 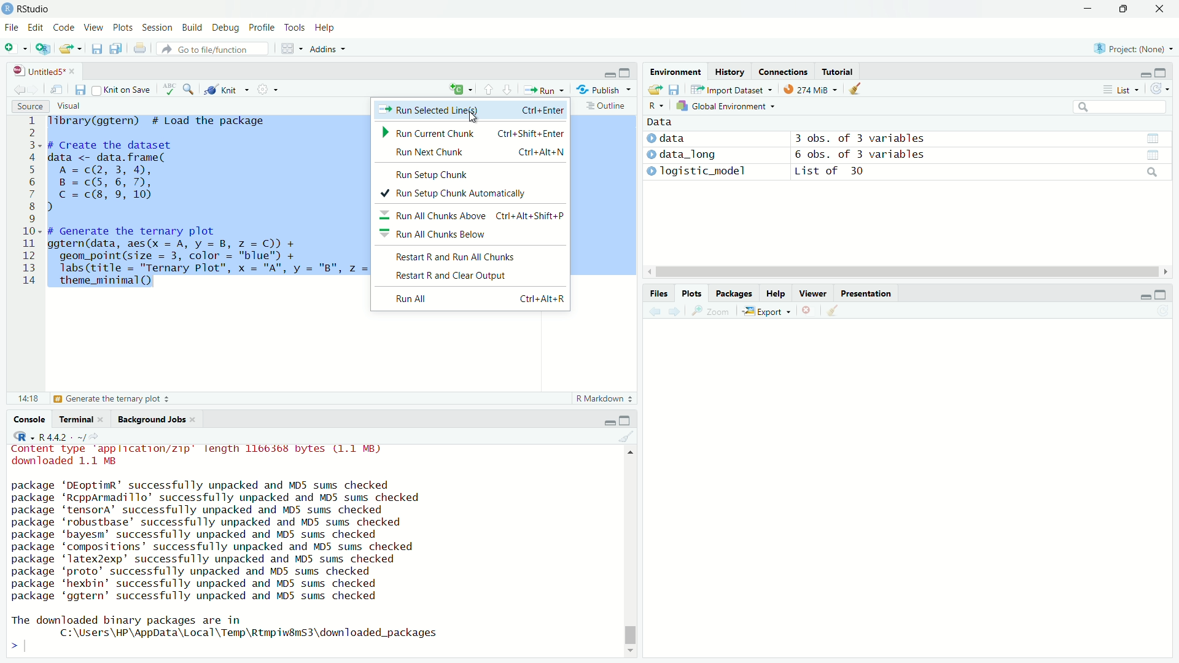 I want to click on minimise, so click(x=609, y=72).